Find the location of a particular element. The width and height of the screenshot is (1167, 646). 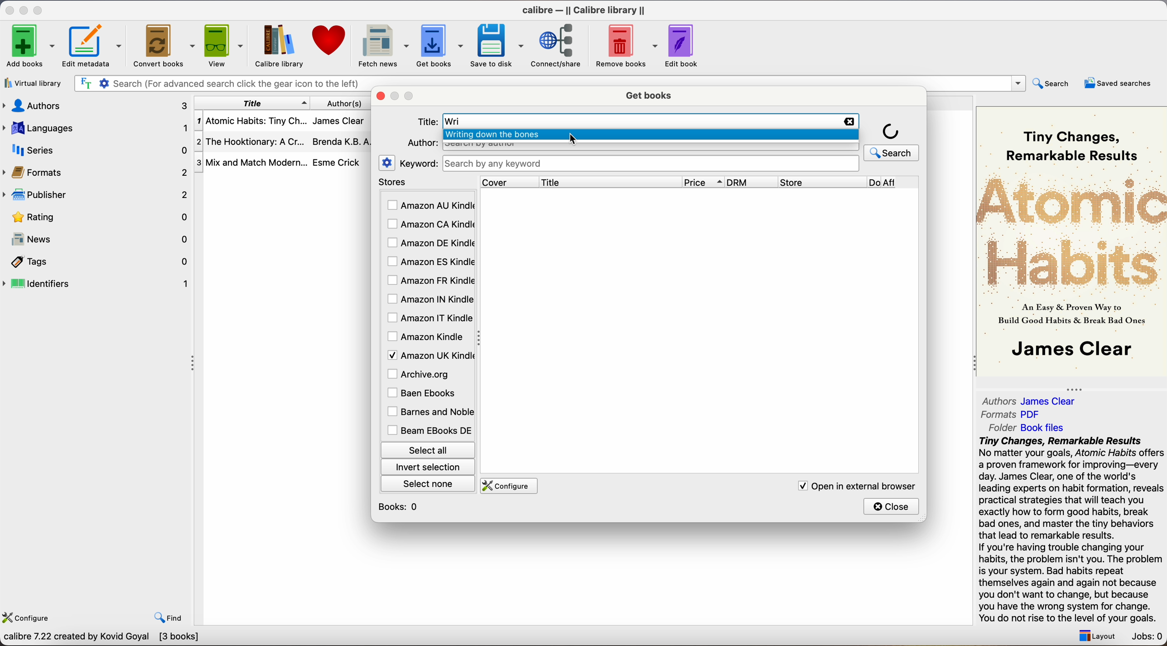

find is located at coordinates (169, 617).